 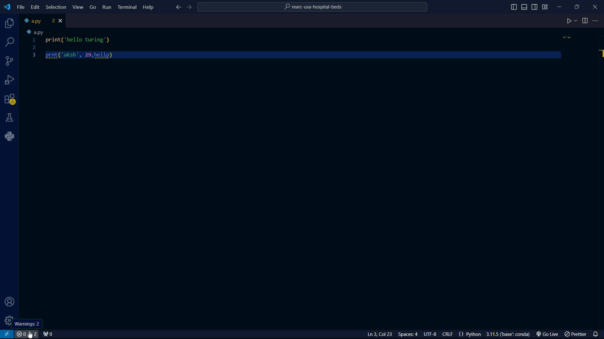 What do you see at coordinates (597, 333) in the screenshot?
I see `notifications` at bounding box center [597, 333].